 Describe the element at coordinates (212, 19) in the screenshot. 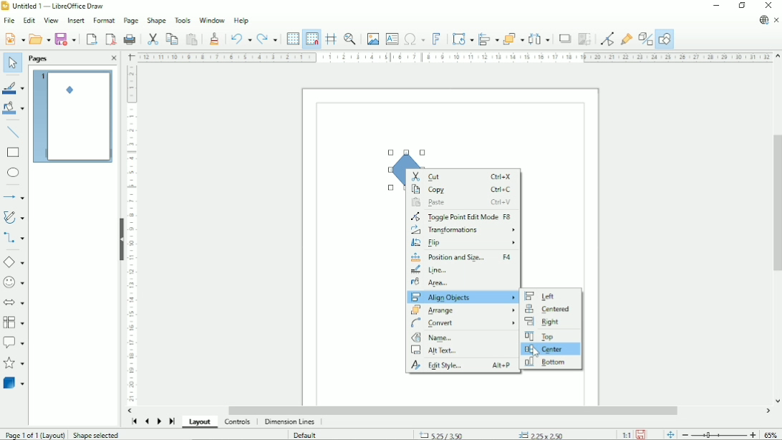

I see `Window` at that location.